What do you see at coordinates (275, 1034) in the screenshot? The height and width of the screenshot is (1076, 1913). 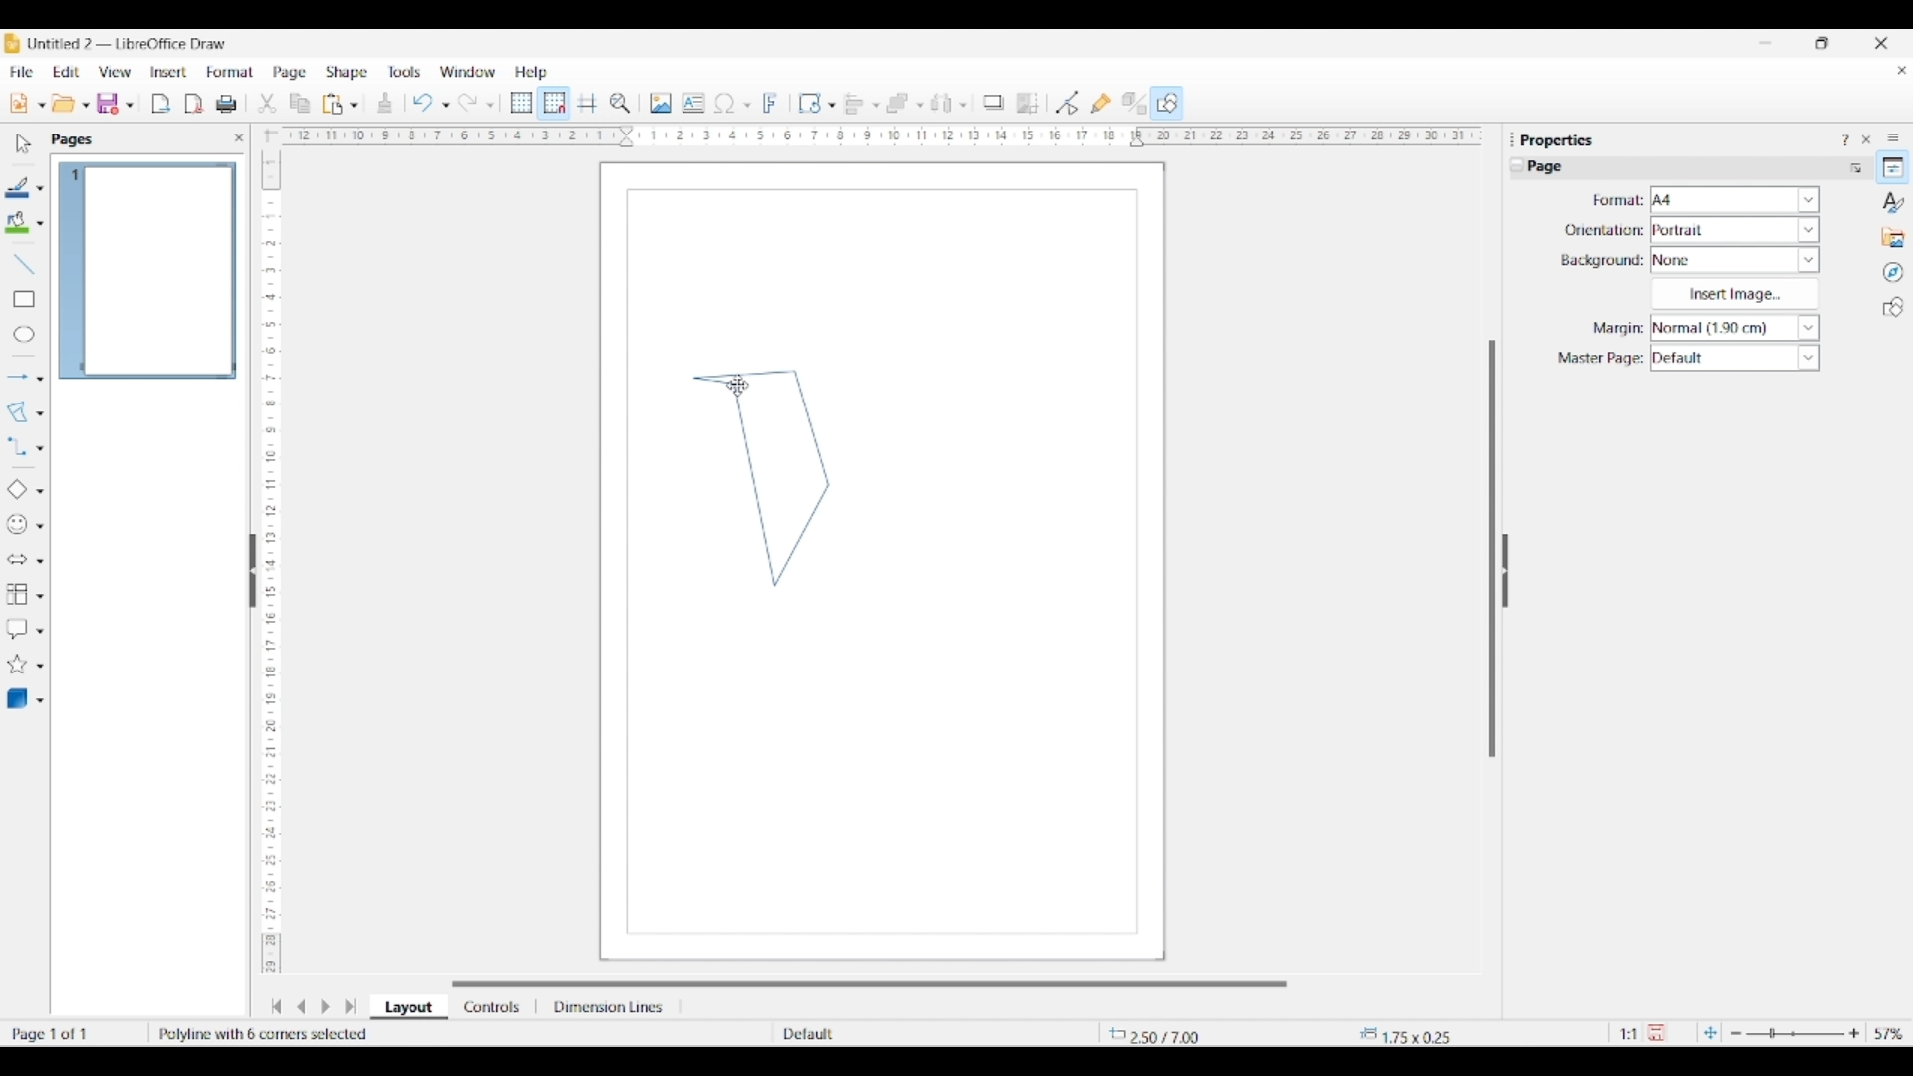 I see `Polygon completed and defined` at bounding box center [275, 1034].